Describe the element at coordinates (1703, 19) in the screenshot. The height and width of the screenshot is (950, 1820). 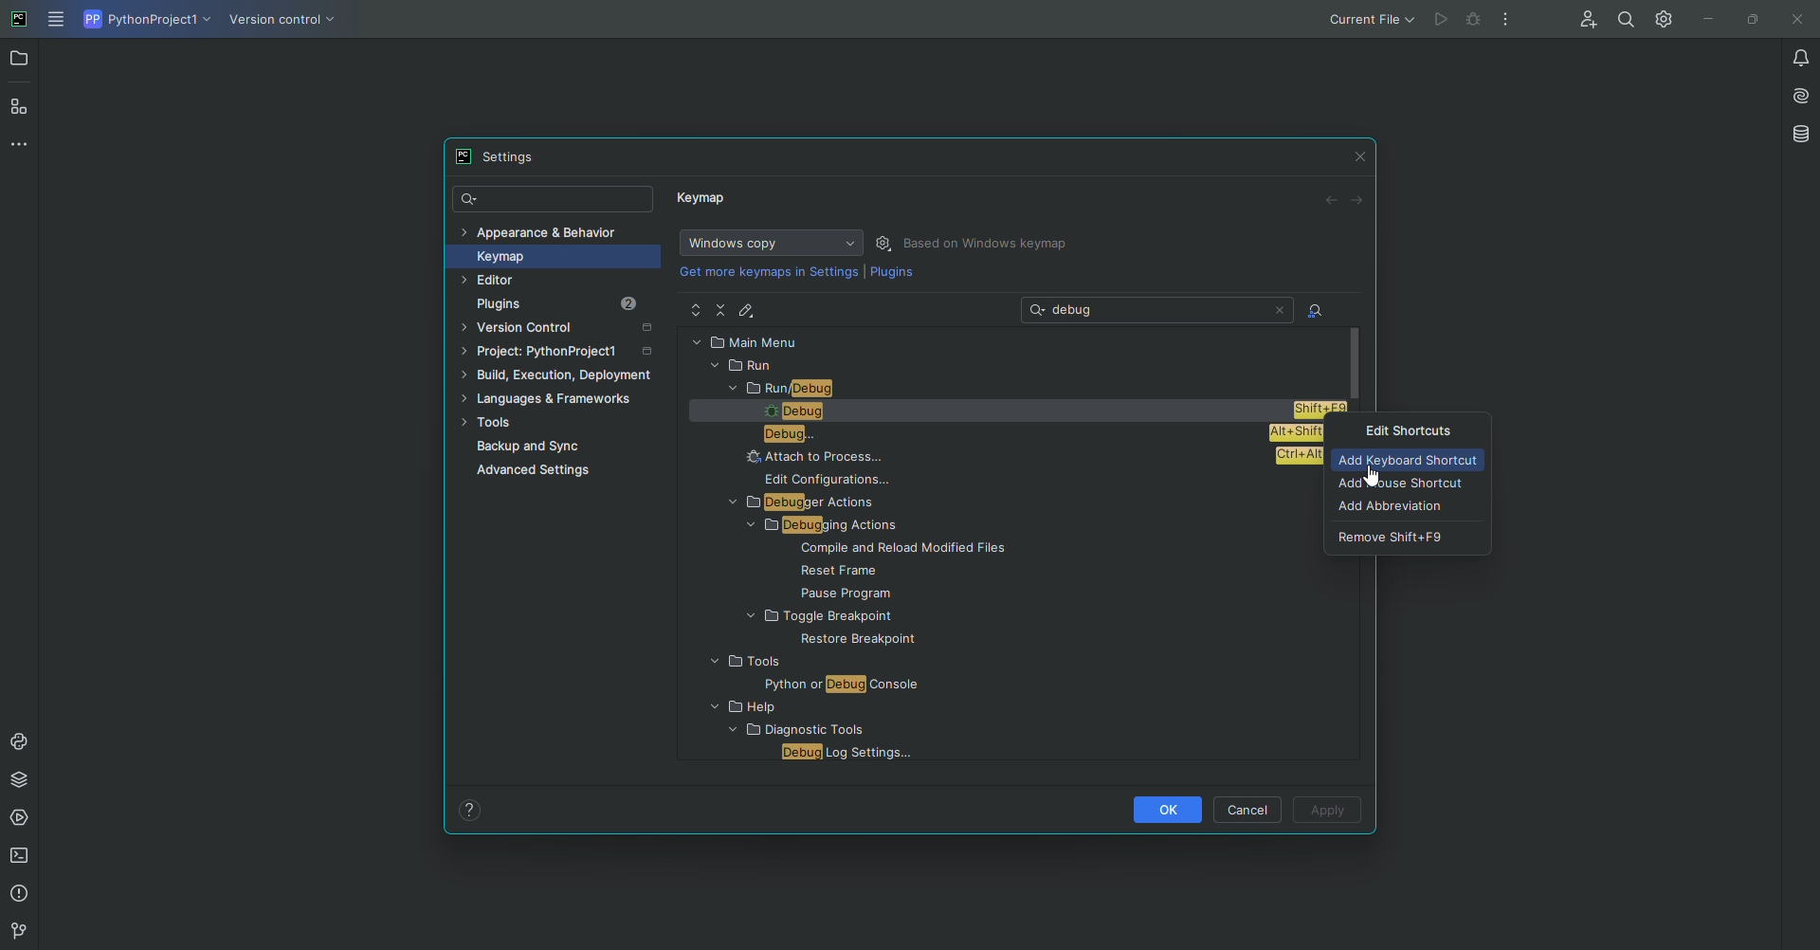
I see `Minimize` at that location.